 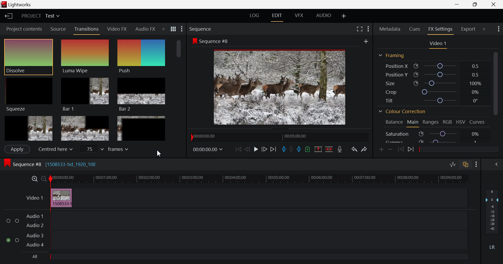 What do you see at coordinates (277, 16) in the screenshot?
I see `EDIT Layout` at bounding box center [277, 16].